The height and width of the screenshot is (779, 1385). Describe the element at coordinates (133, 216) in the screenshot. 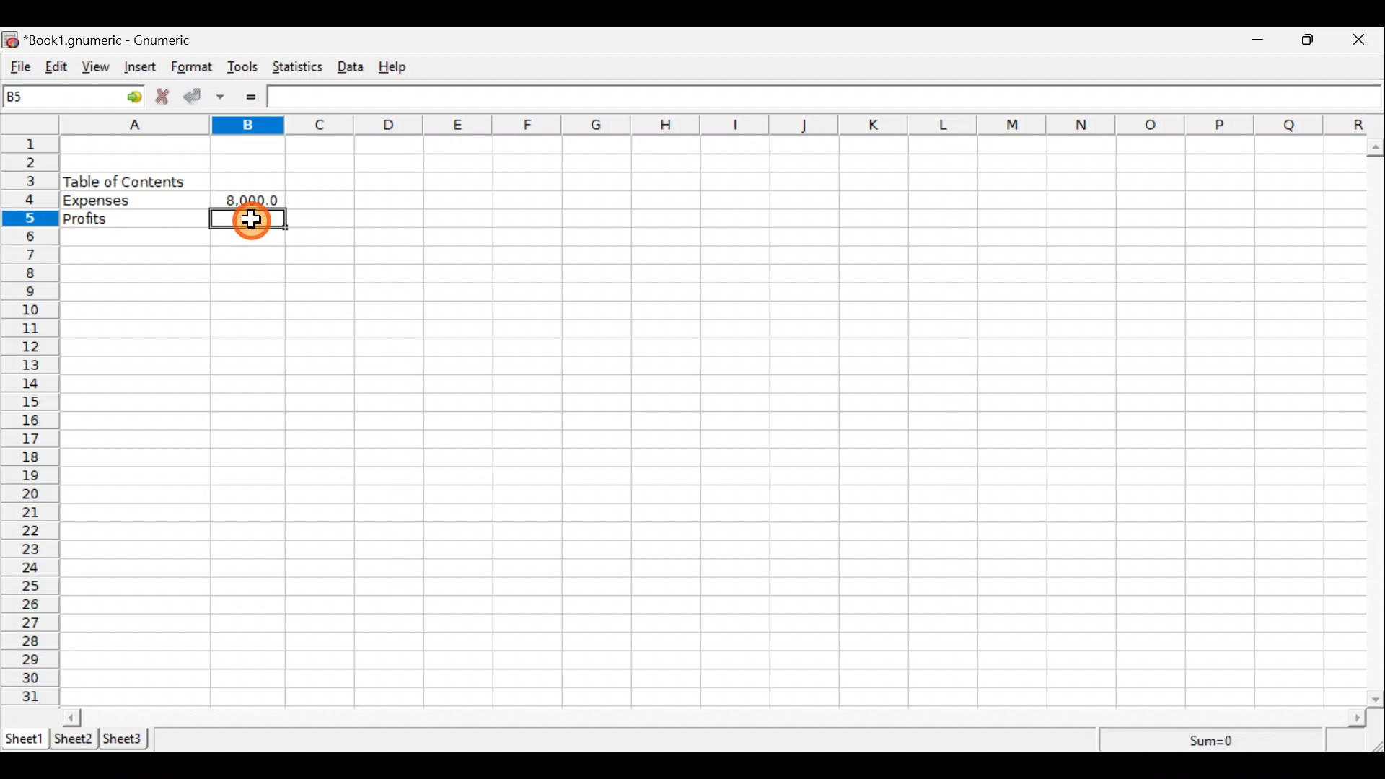

I see `Profits` at that location.